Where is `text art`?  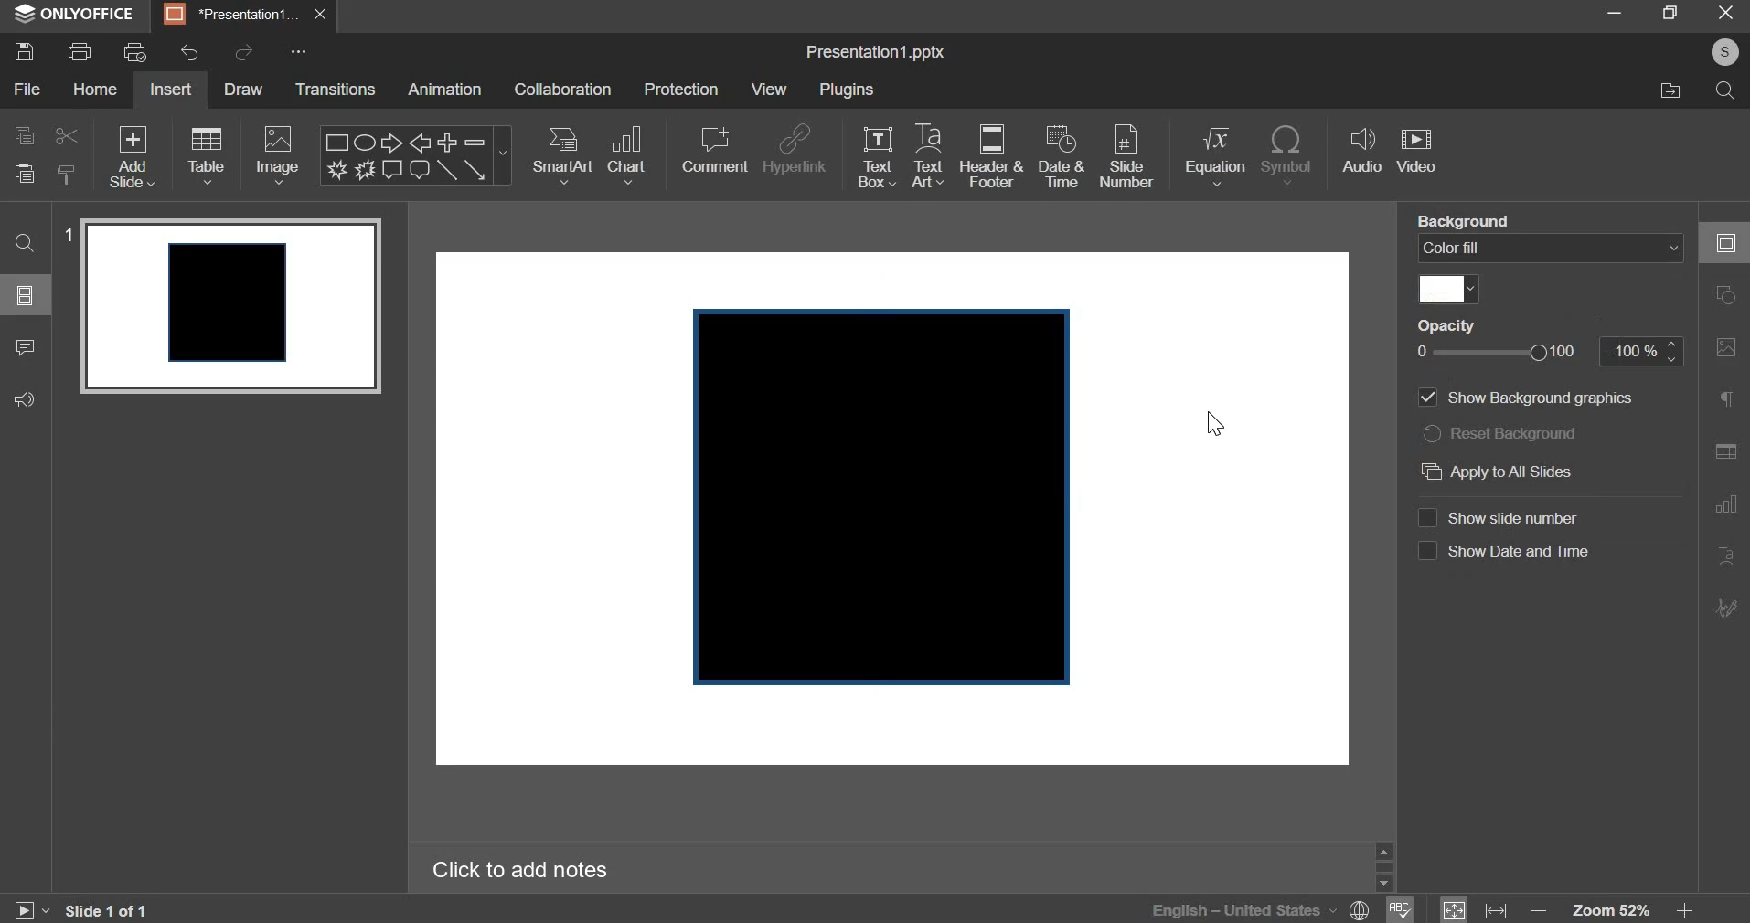 text art is located at coordinates (928, 158).